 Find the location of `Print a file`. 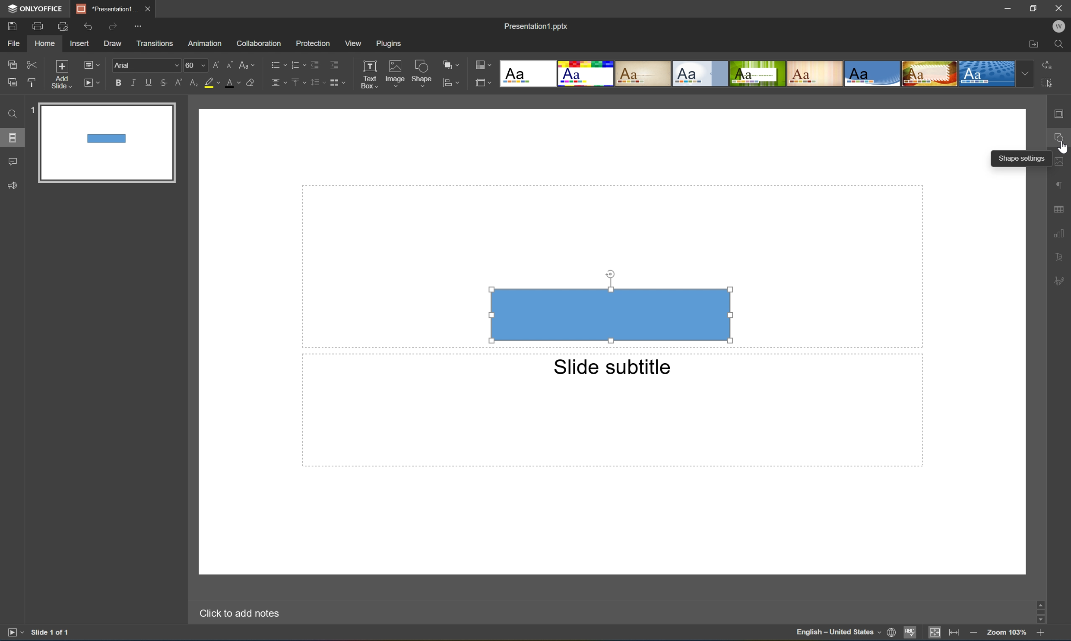

Print a file is located at coordinates (38, 26).